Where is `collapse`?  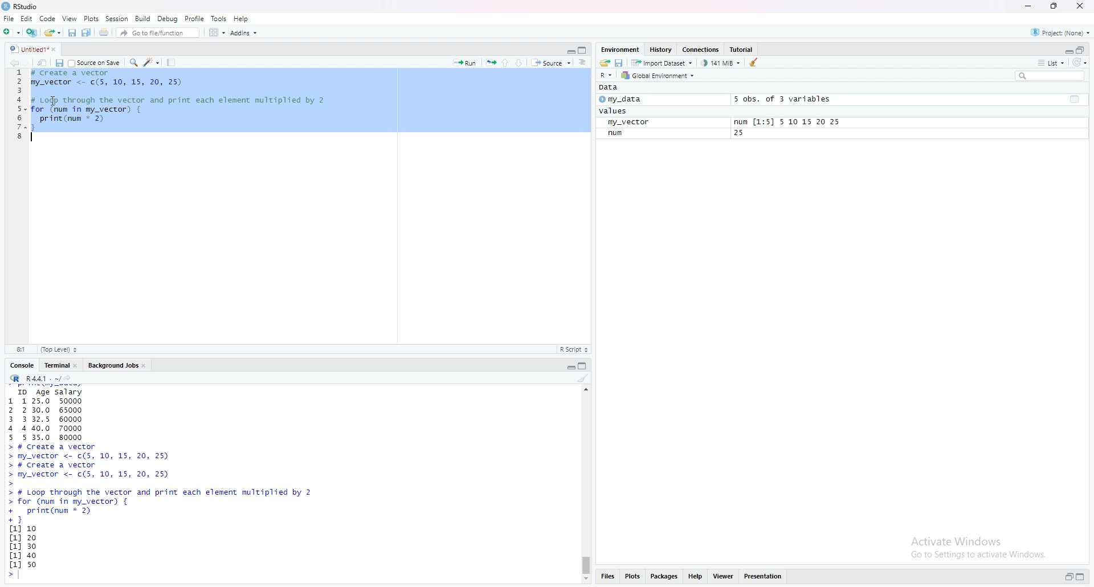 collapse is located at coordinates (586, 366).